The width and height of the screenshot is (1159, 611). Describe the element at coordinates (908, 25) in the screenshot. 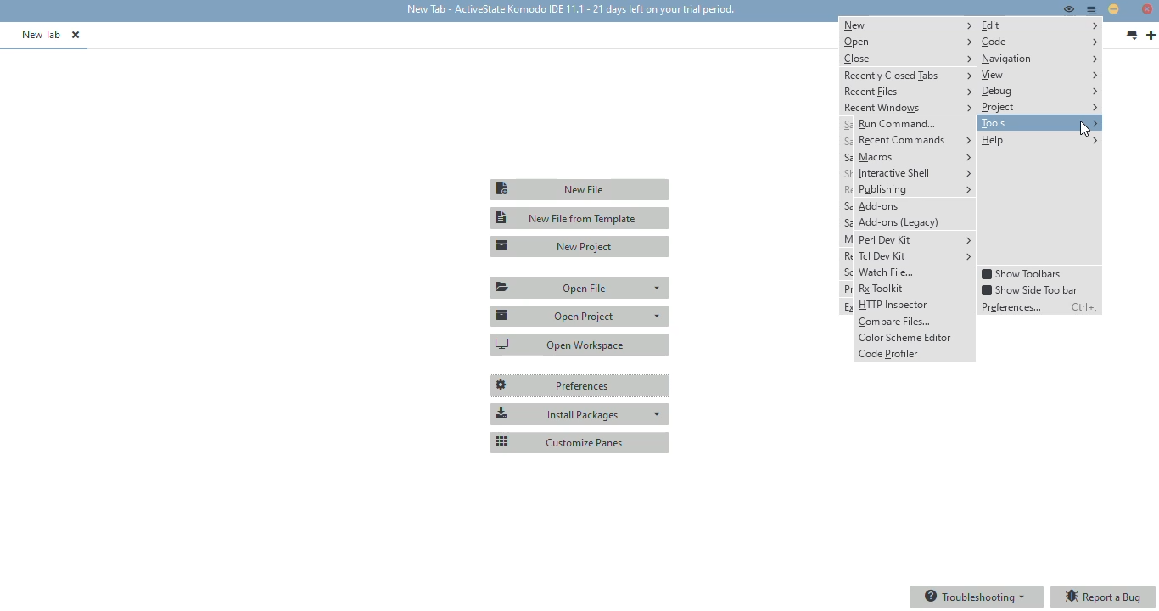

I see `new` at that location.